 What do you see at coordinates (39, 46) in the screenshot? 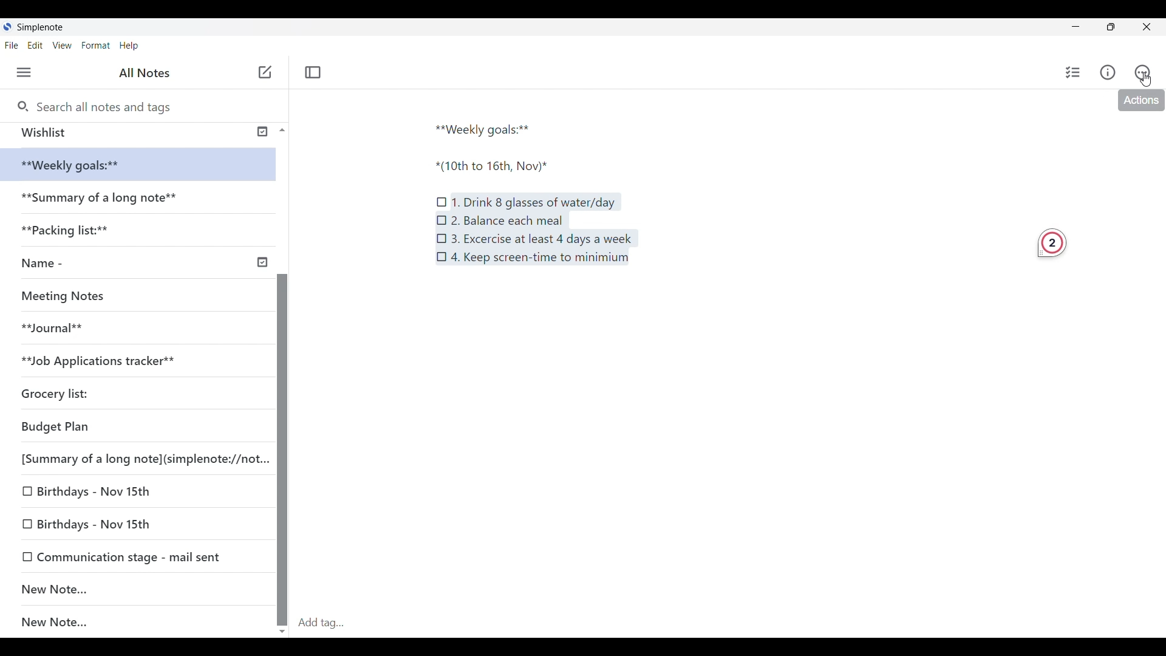
I see `Edit` at bounding box center [39, 46].